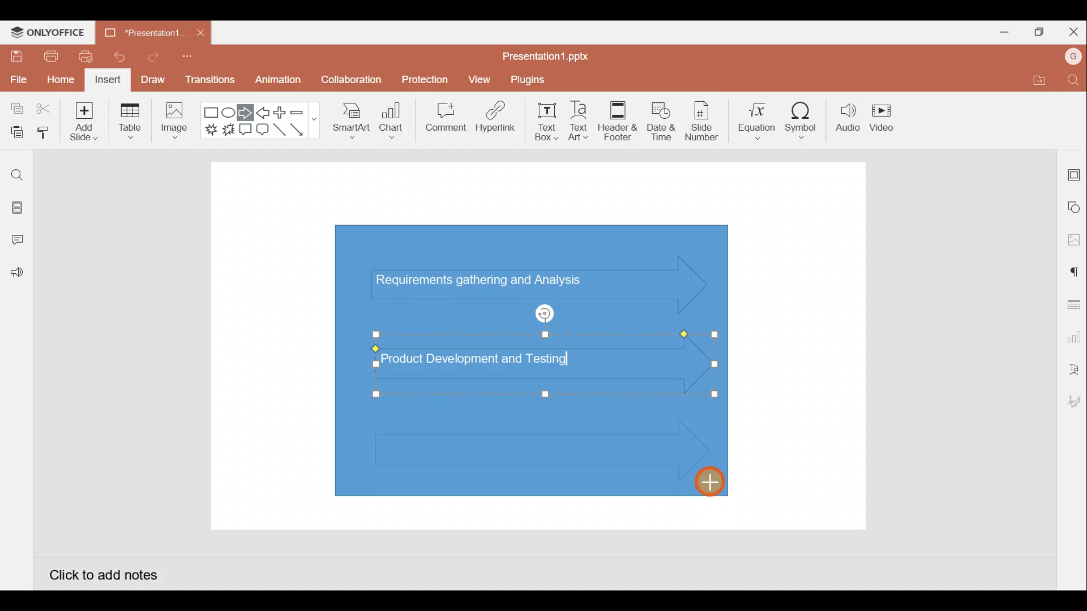 The height and width of the screenshot is (611, 1087). Describe the element at coordinates (191, 60) in the screenshot. I see `Customise quick access toolbar` at that location.